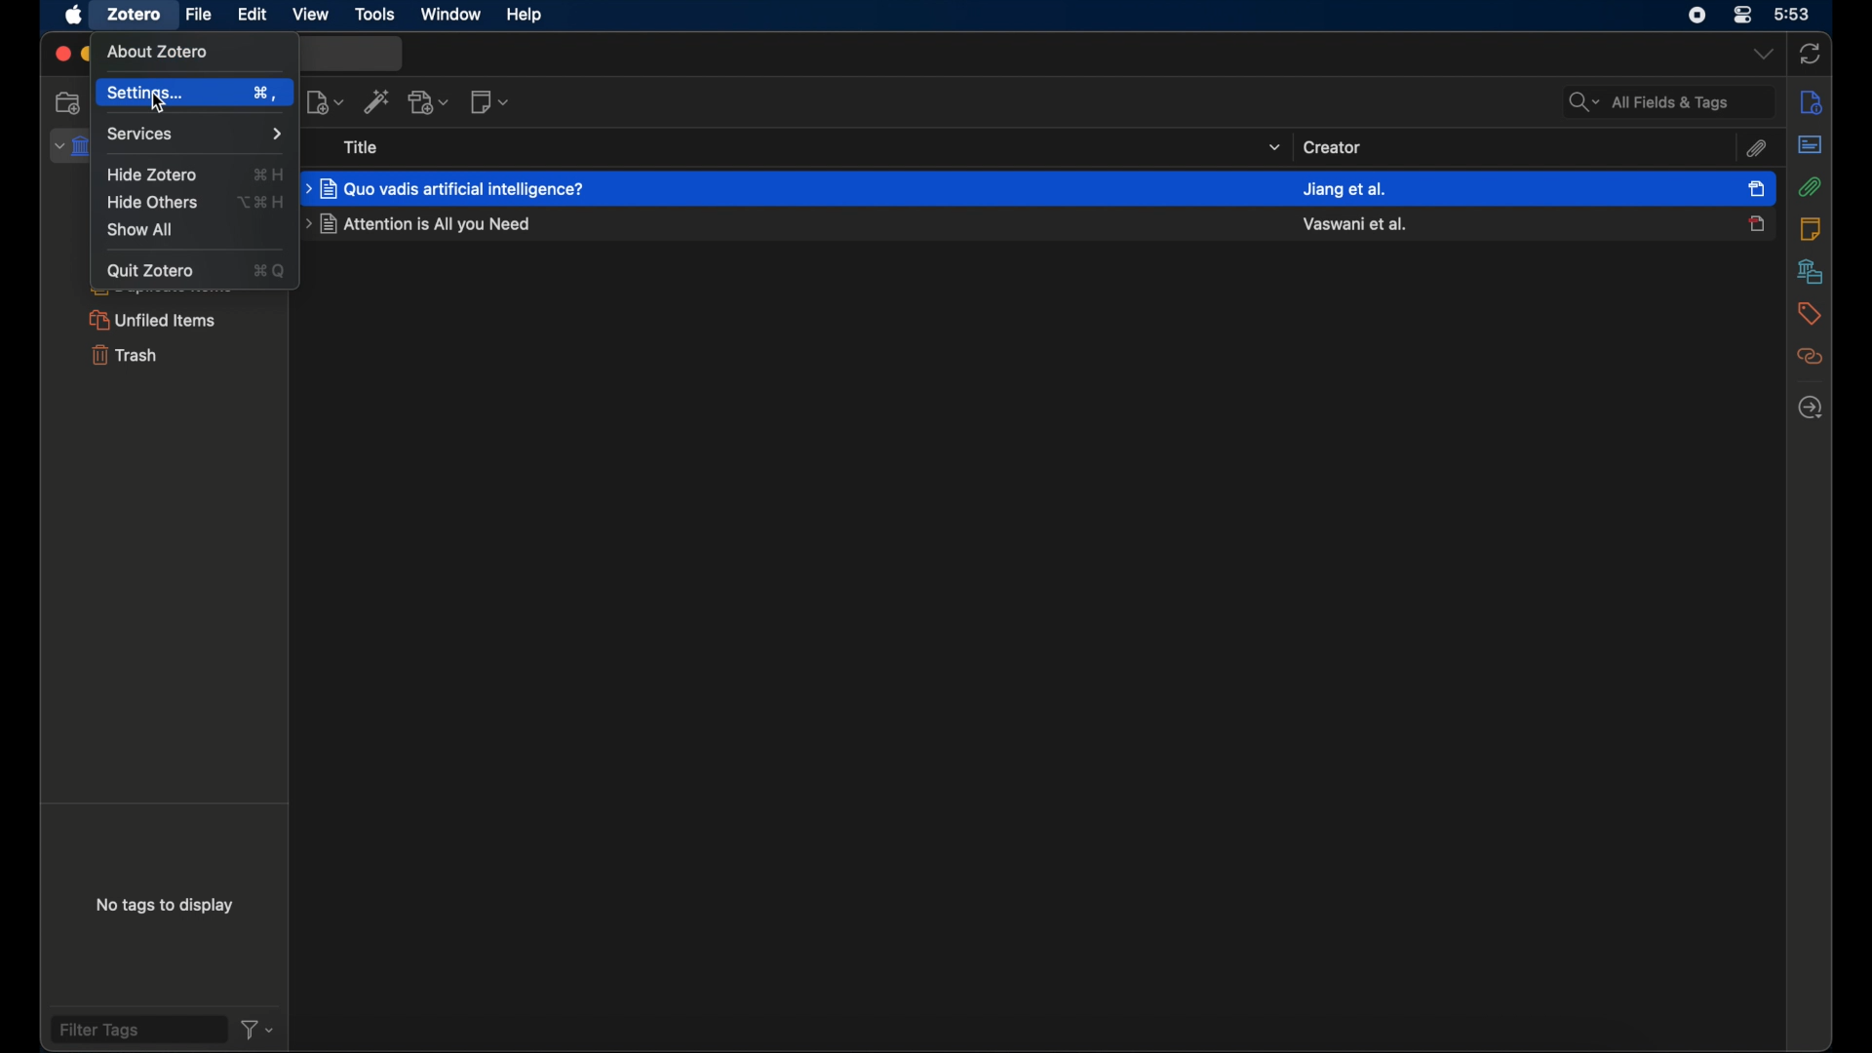  I want to click on settings, so click(145, 93).